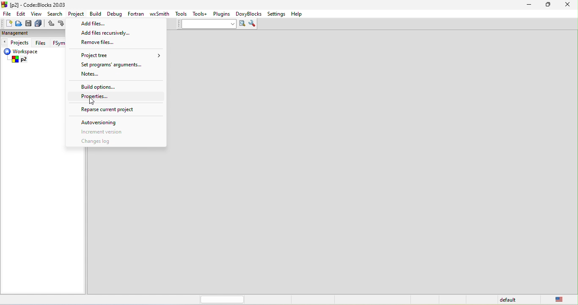 The image size is (578, 305). I want to click on save everything, so click(40, 23).